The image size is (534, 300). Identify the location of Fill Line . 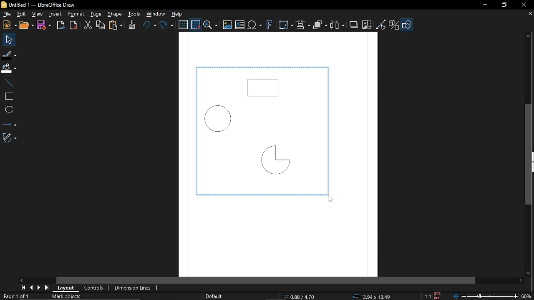
(9, 55).